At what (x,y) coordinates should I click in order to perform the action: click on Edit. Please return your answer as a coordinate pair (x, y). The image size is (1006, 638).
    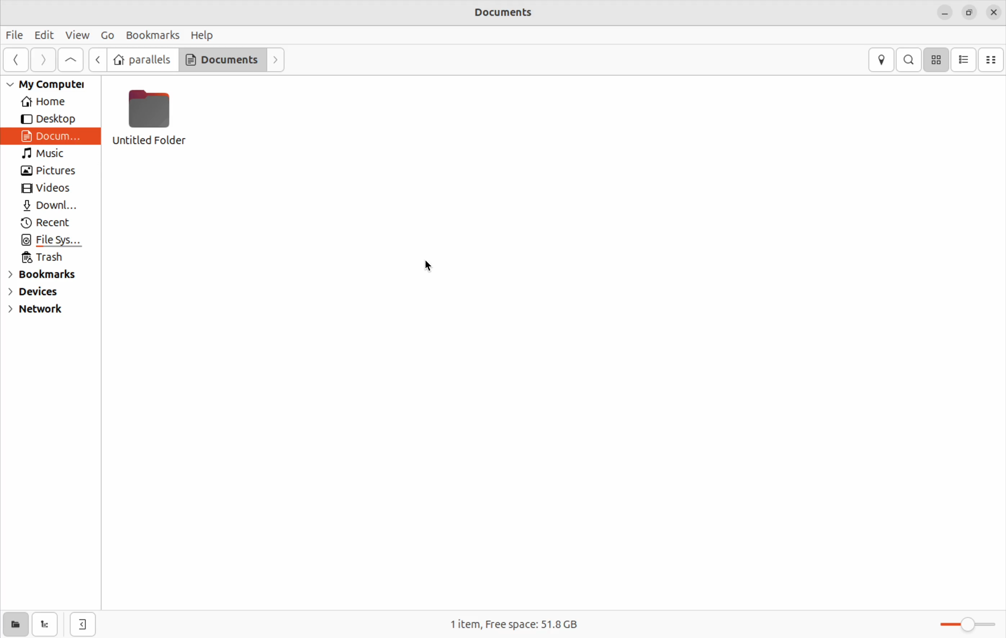
    Looking at the image, I should click on (44, 33).